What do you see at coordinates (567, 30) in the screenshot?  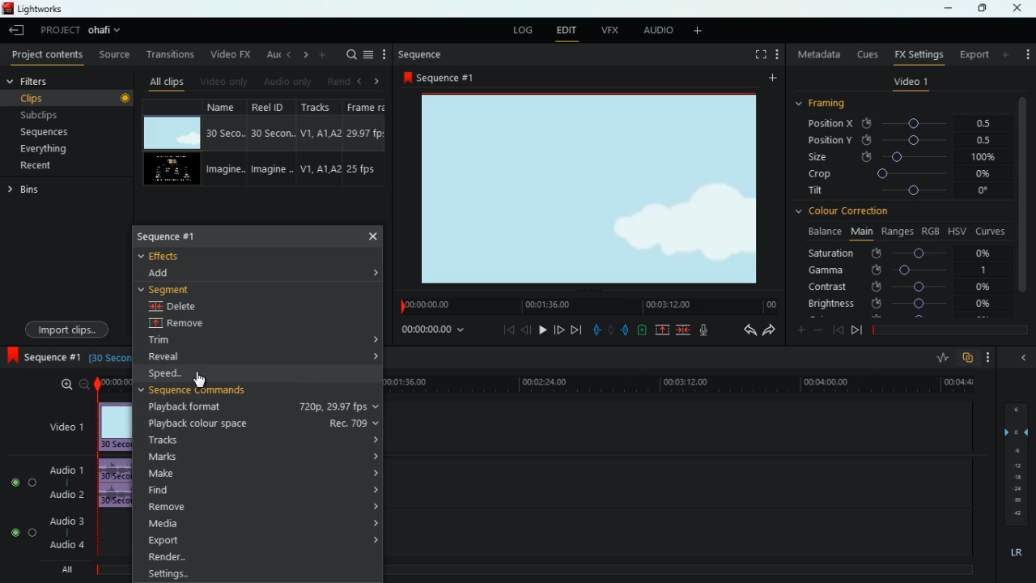 I see `edit` at bounding box center [567, 30].